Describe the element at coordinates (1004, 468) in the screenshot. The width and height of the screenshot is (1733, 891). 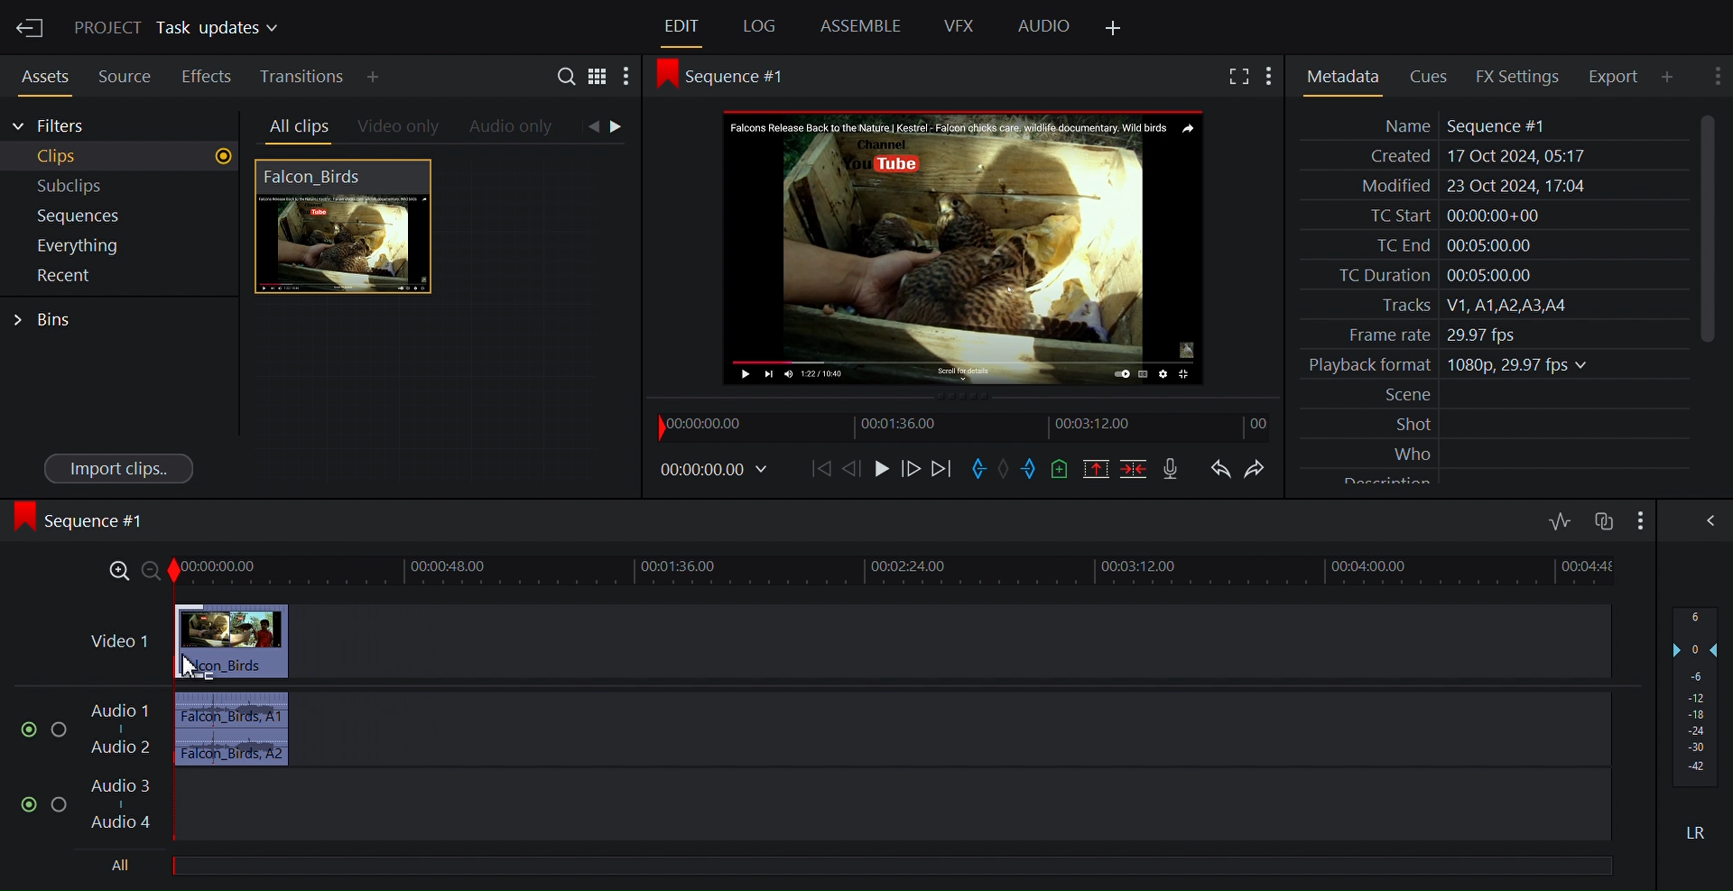
I see `Clear marks` at that location.